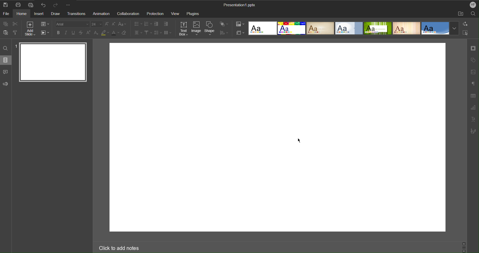 The width and height of the screenshot is (479, 253). Describe the element at coordinates (168, 33) in the screenshot. I see `Column` at that location.